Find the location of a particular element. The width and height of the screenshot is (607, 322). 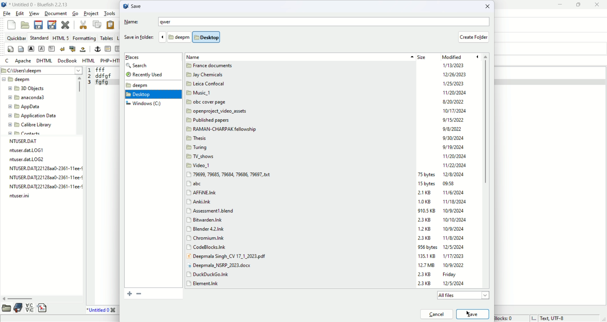

calibre is located at coordinates (30, 125).